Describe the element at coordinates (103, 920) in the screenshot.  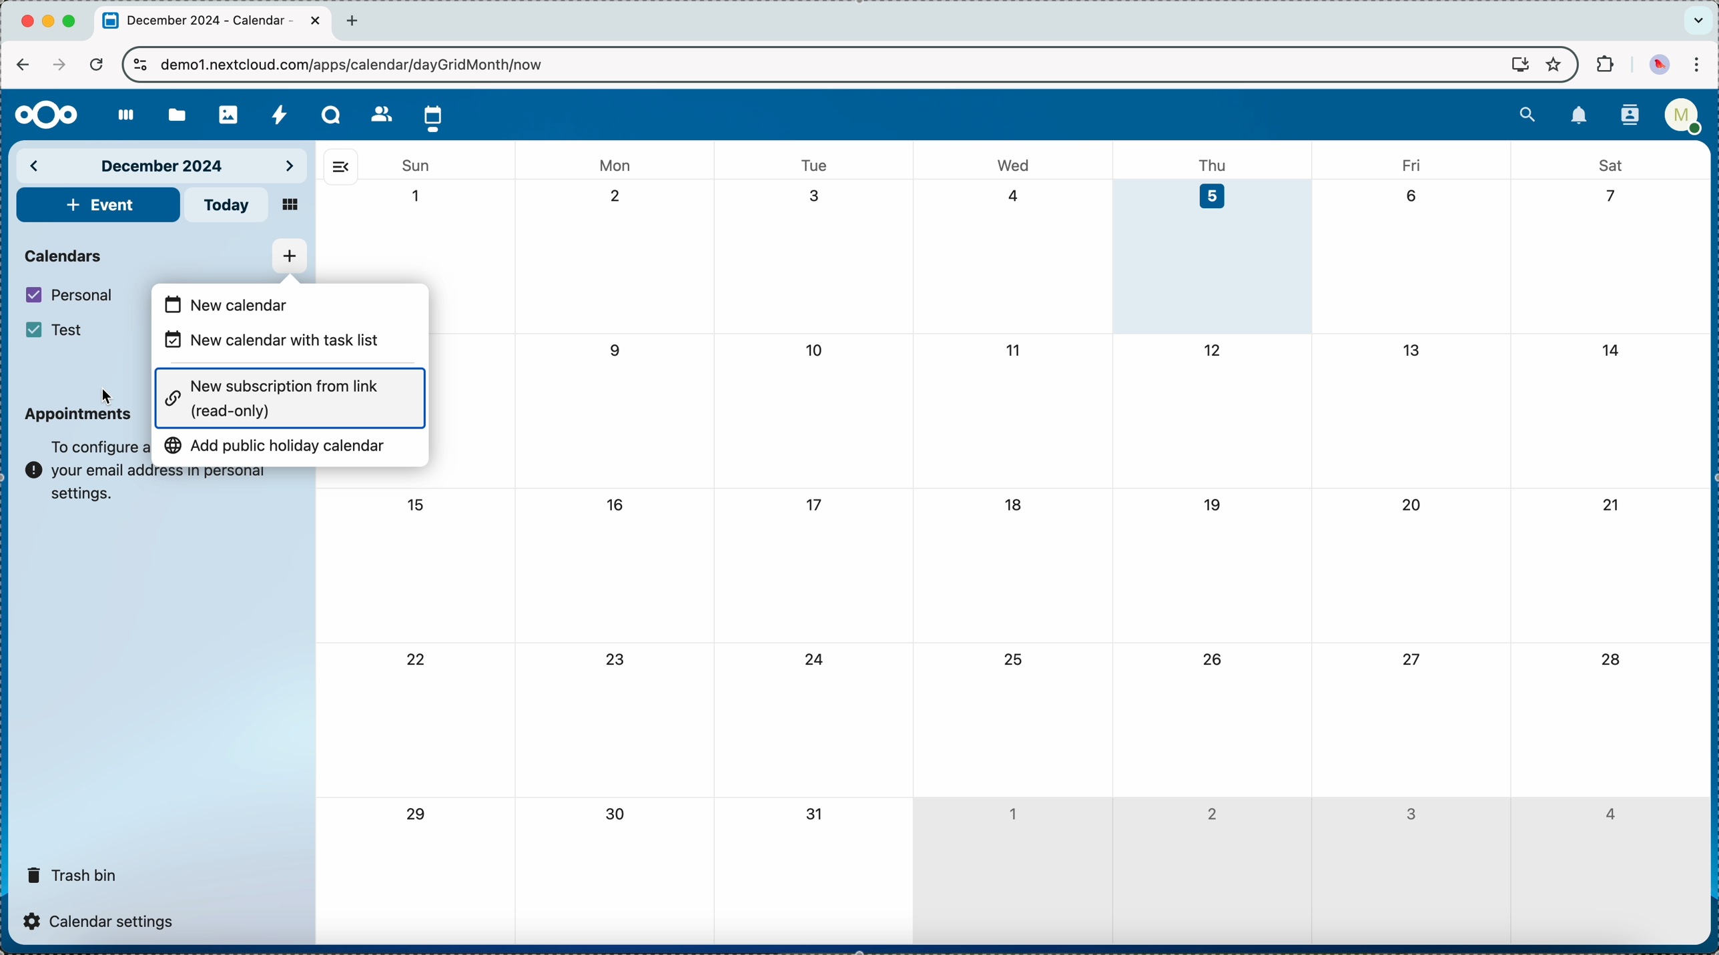
I see `calendar settings` at that location.